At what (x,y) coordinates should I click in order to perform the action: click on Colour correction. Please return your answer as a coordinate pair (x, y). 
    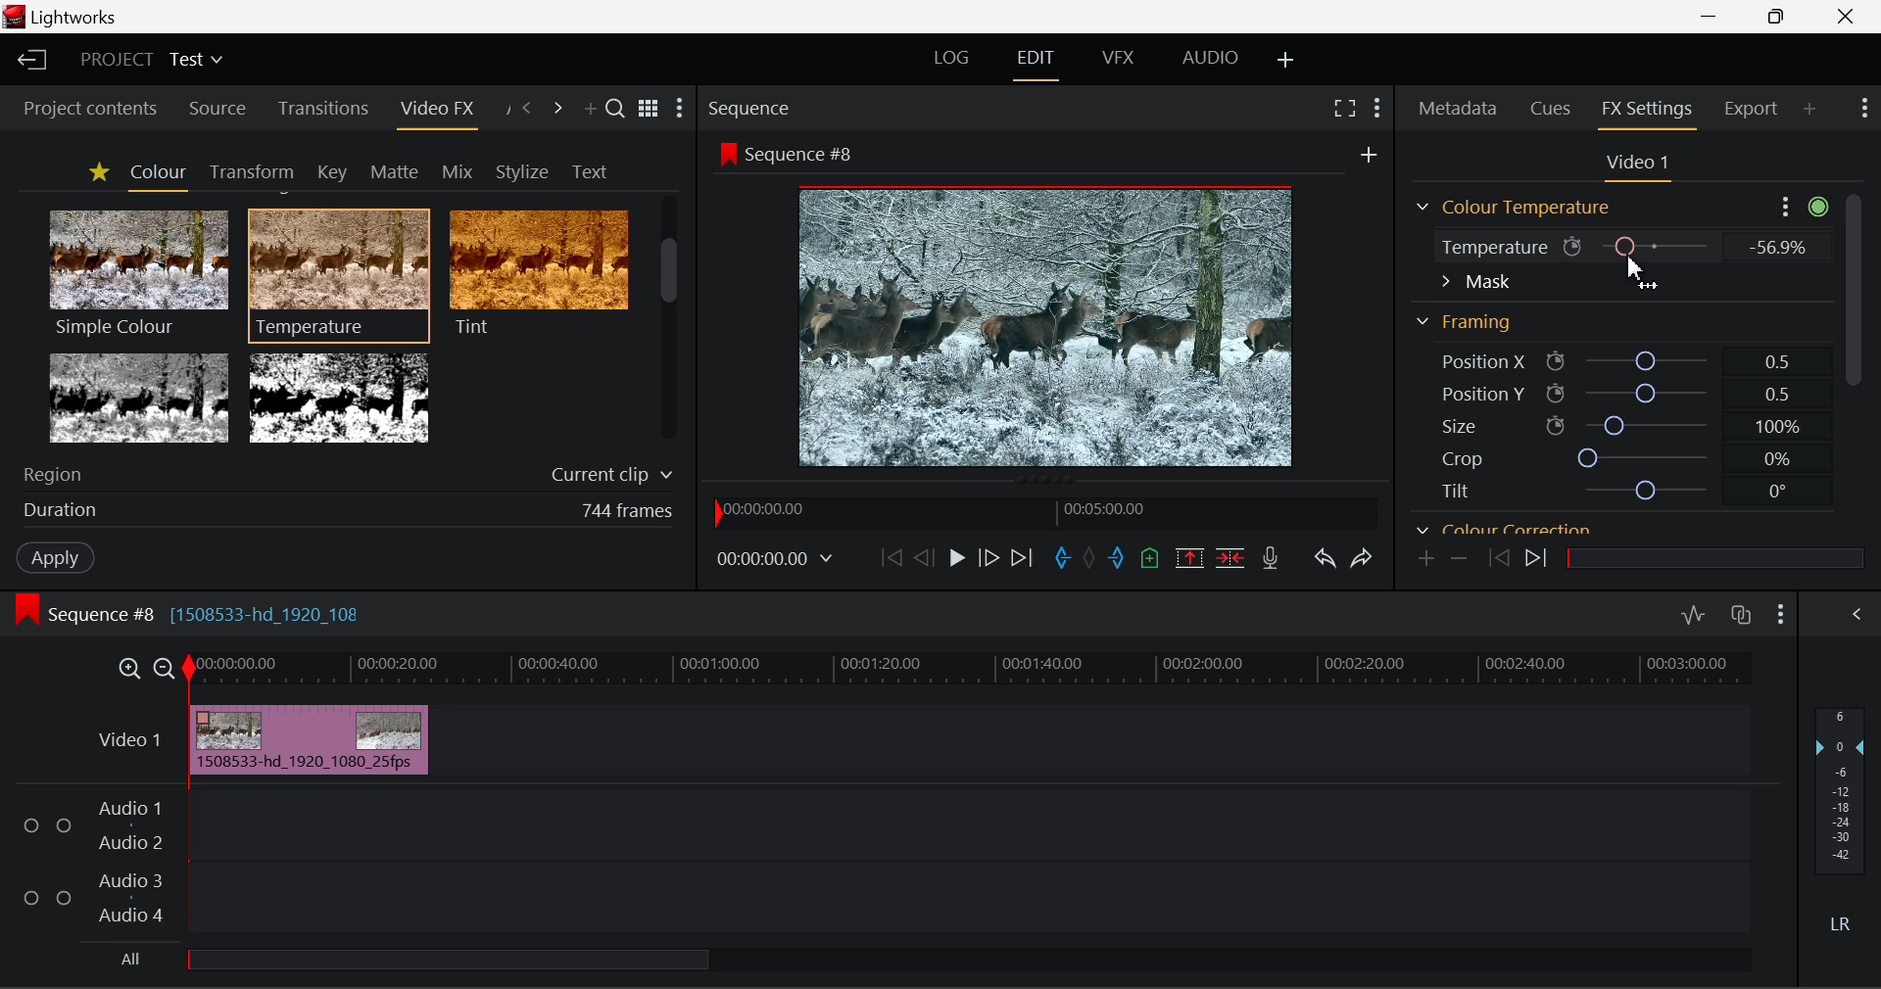
    Looking at the image, I should click on (1504, 526).